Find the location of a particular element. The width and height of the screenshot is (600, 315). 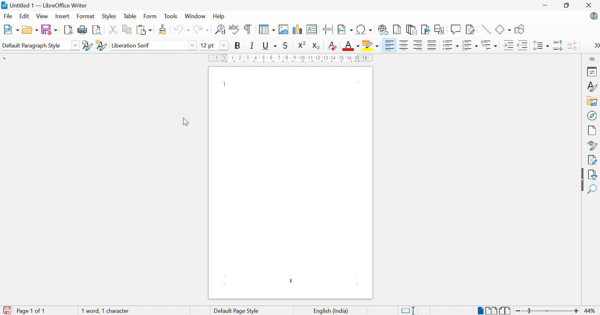

Page is located at coordinates (592, 131).